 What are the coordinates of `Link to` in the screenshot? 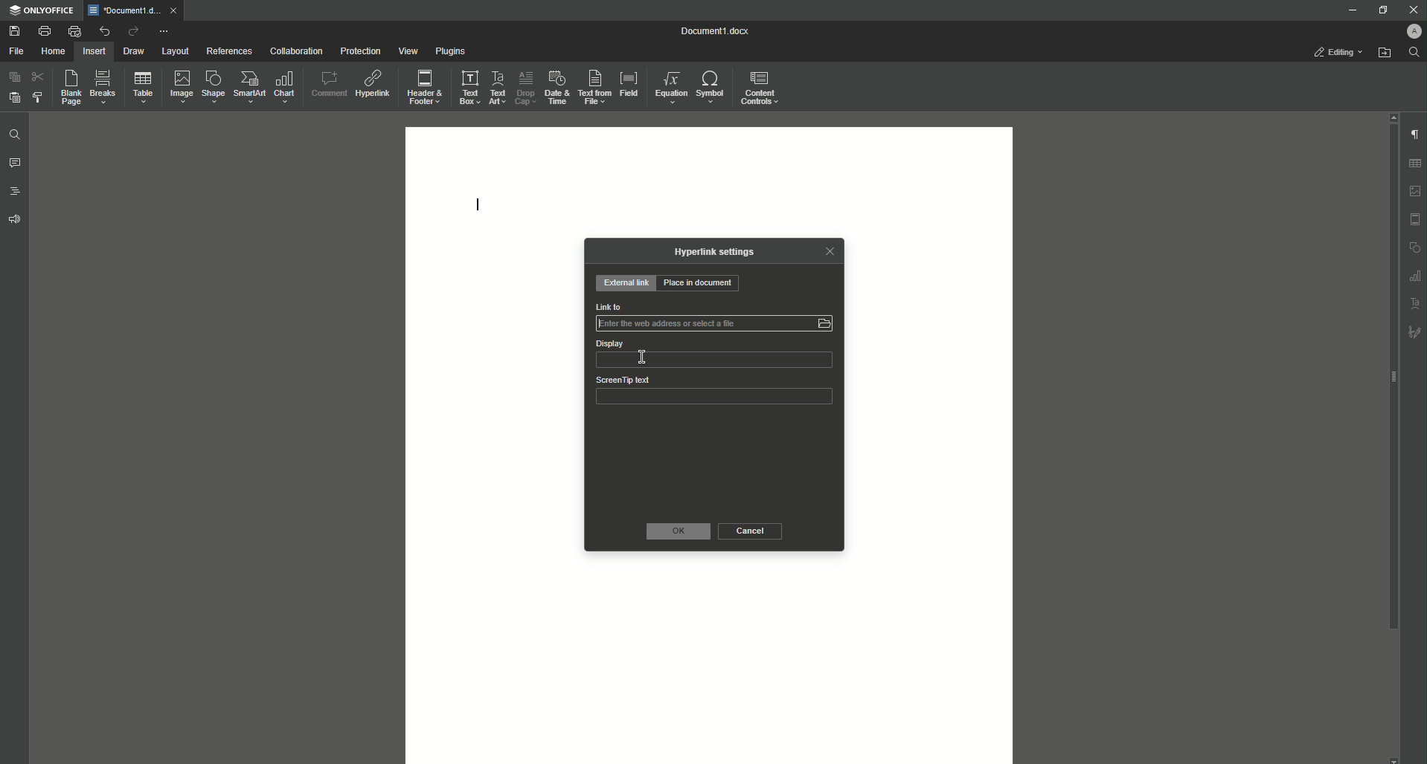 It's located at (715, 326).